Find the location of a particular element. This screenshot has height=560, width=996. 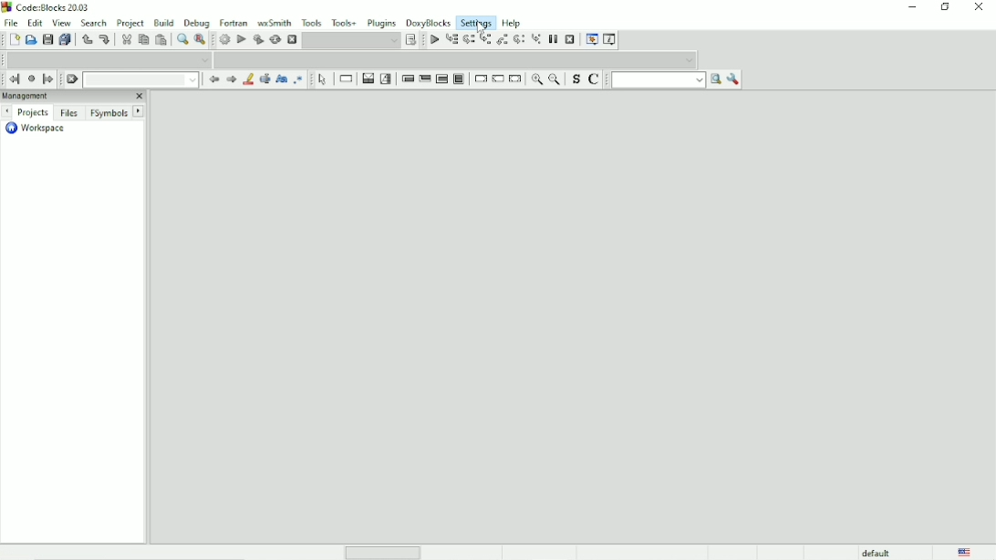

Highlight is located at coordinates (248, 79).